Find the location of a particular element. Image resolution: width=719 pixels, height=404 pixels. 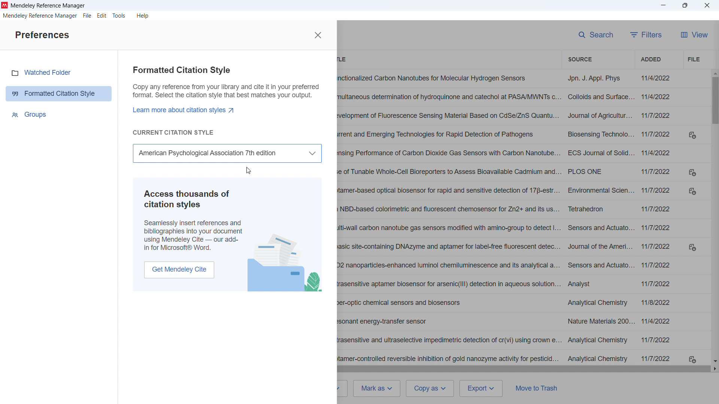

Learn more about citation styles  is located at coordinates (186, 110).